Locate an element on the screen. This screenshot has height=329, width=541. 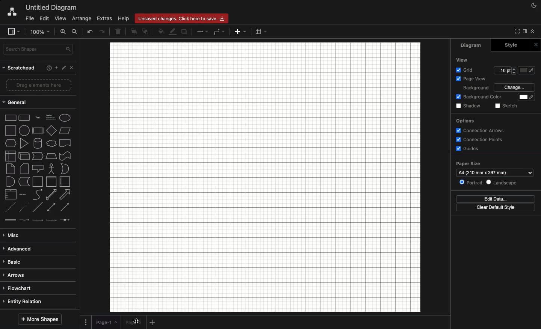
Close is located at coordinates (535, 45).